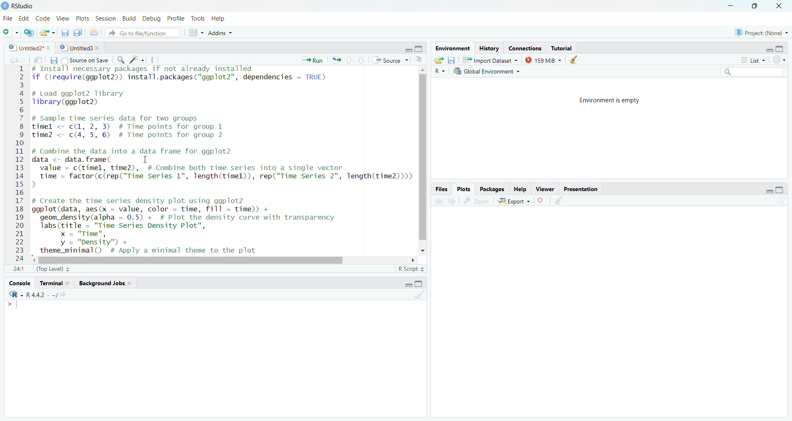 Image resolution: width=792 pixels, height=421 pixels. I want to click on Environment, so click(453, 48).